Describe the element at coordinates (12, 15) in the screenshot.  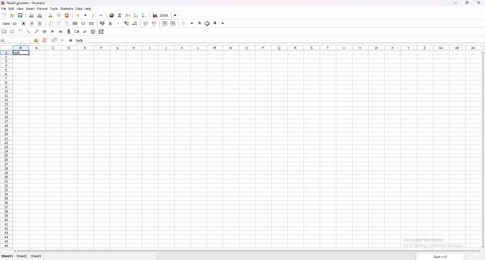
I see `open` at that location.